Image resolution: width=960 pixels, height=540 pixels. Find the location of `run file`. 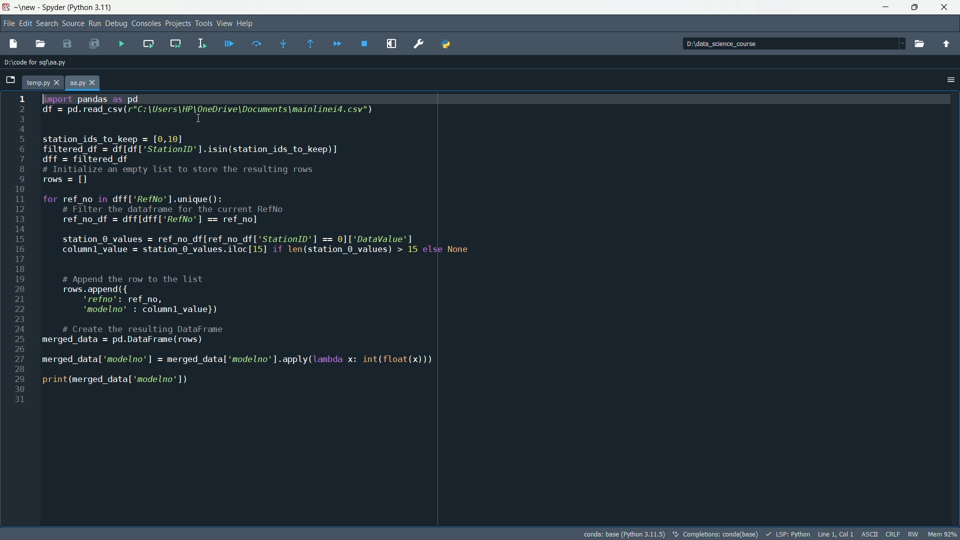

run file is located at coordinates (121, 44).